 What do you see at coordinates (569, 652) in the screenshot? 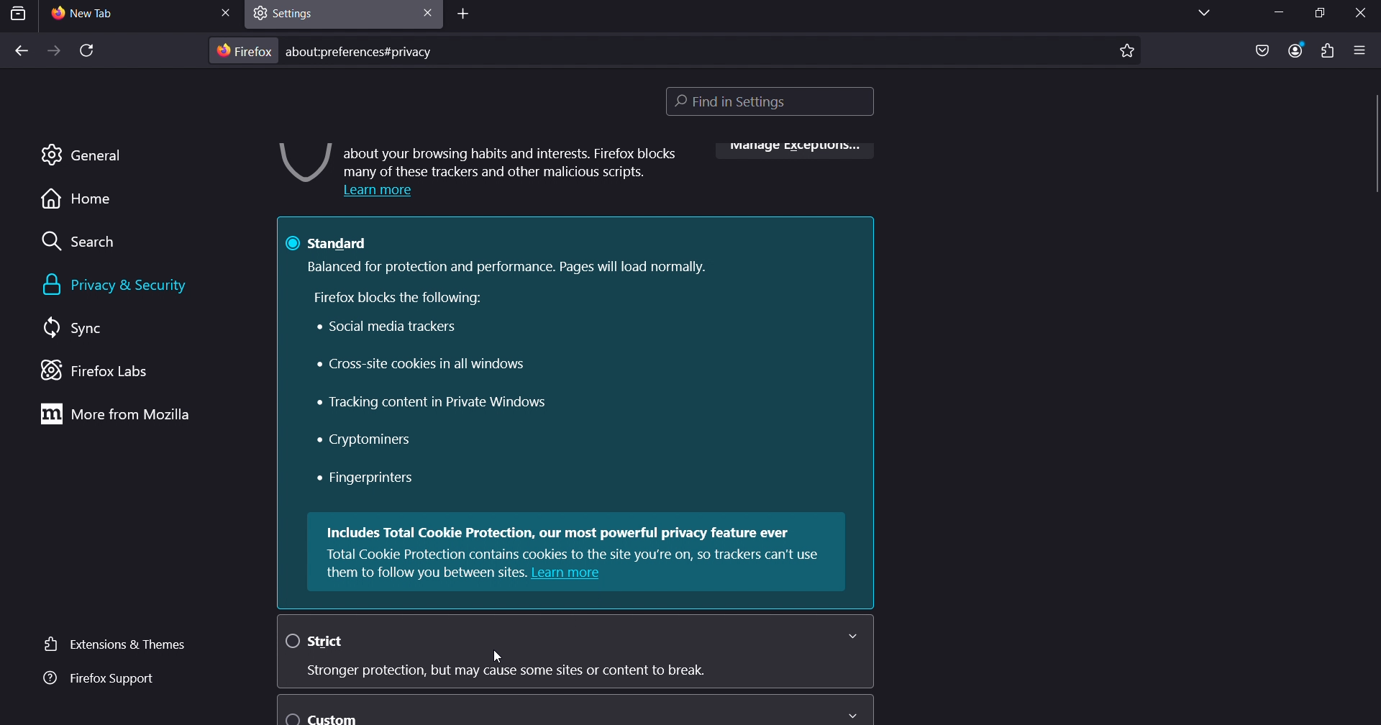
I see `strict Stronger protection, but may cause some sites or content to break.` at bounding box center [569, 652].